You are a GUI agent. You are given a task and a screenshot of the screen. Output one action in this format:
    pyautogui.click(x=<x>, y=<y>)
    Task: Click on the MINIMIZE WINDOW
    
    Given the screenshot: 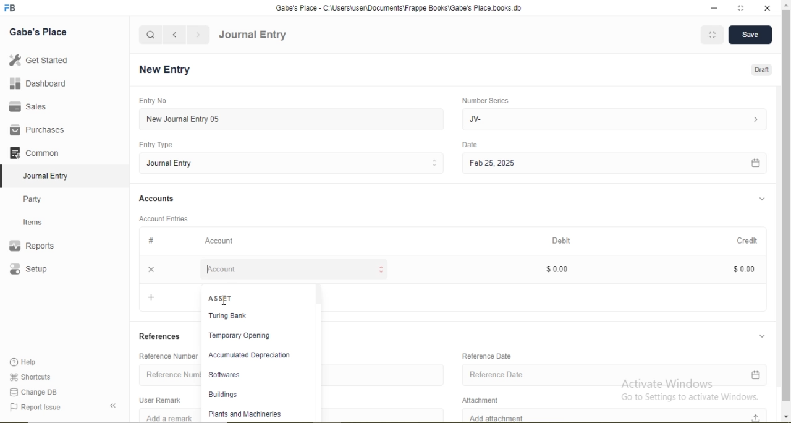 What is the action you would take?
    pyautogui.click(x=714, y=35)
    